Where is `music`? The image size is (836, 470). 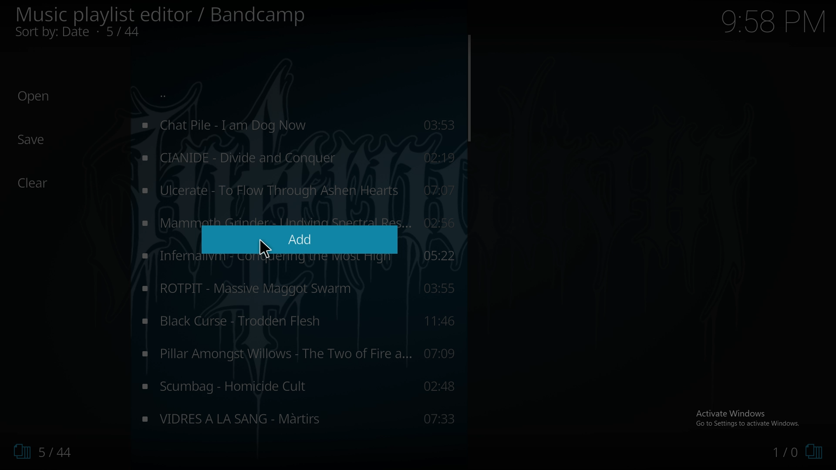
music is located at coordinates (297, 158).